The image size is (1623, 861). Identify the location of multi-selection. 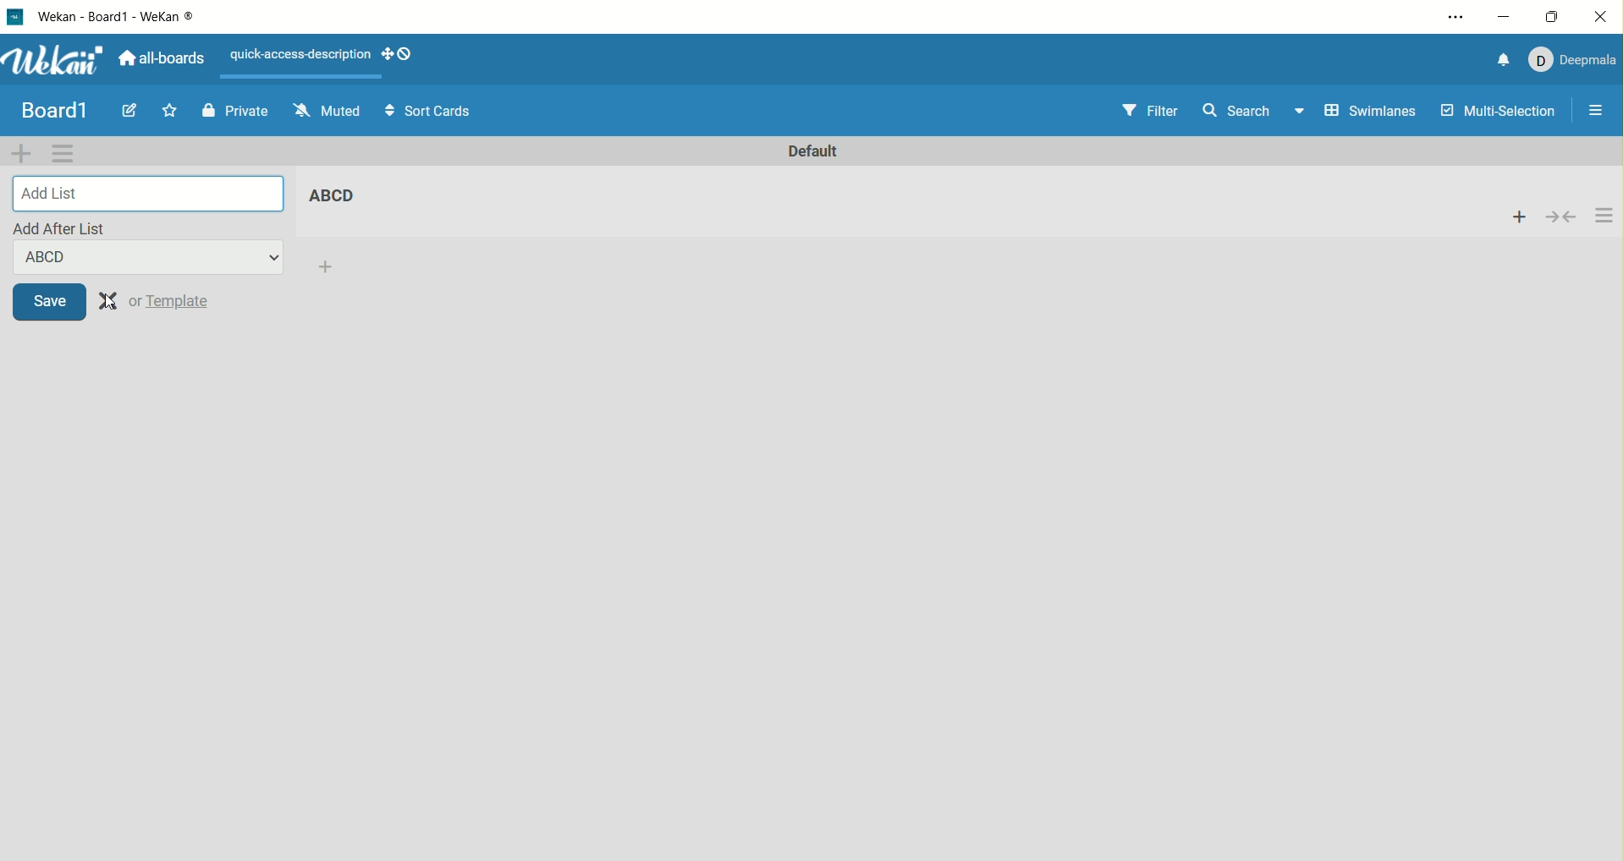
(1501, 112).